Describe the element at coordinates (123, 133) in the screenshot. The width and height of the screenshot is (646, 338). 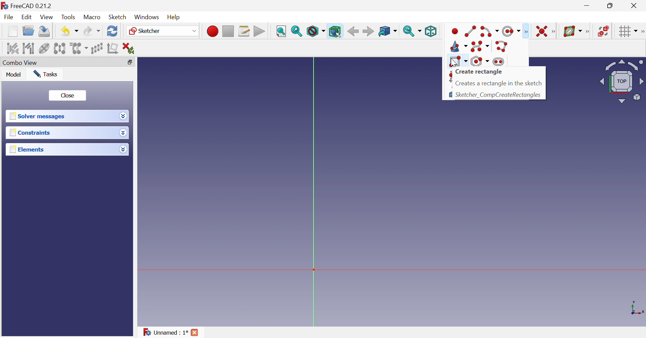
I see `Drop down` at that location.